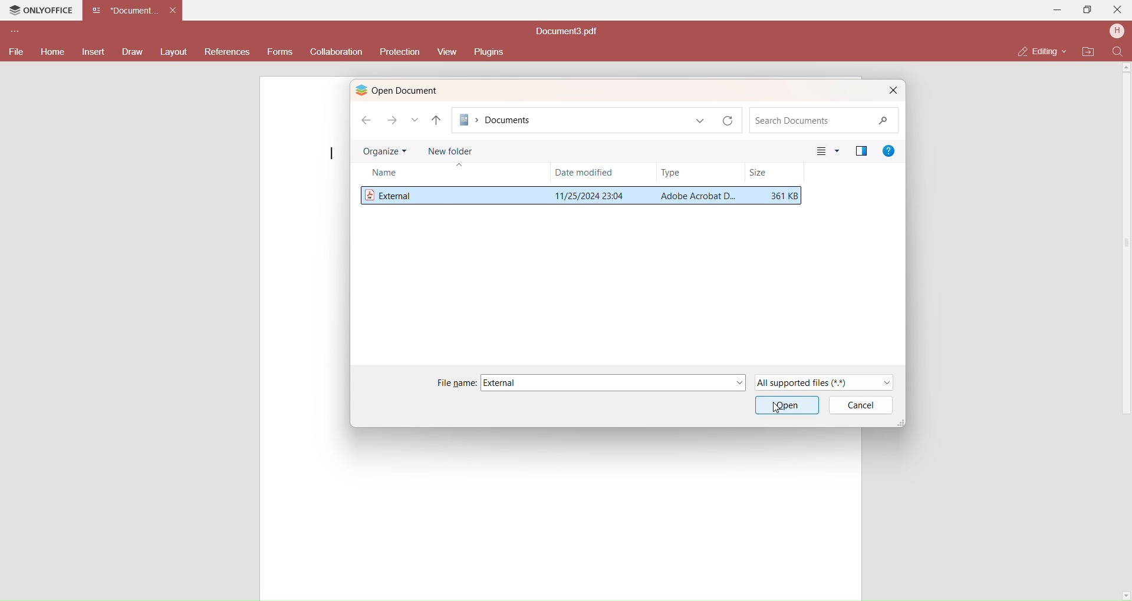 The height and width of the screenshot is (601, 1132). Describe the element at coordinates (365, 118) in the screenshot. I see `backward` at that location.